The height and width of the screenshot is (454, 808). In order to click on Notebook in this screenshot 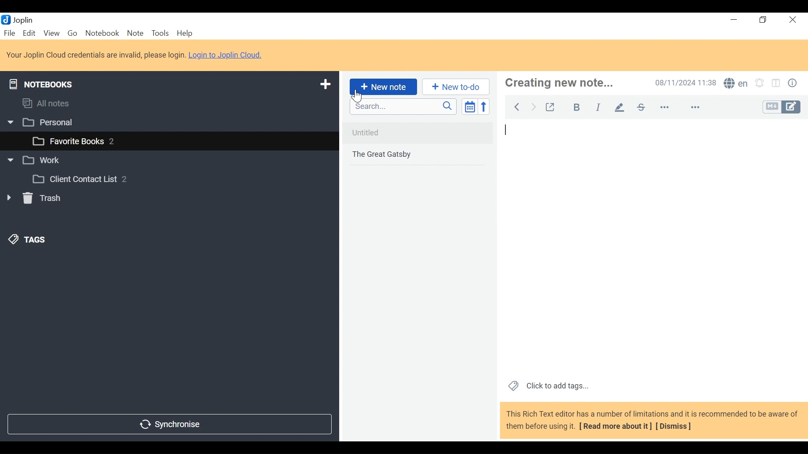, I will do `click(102, 34)`.